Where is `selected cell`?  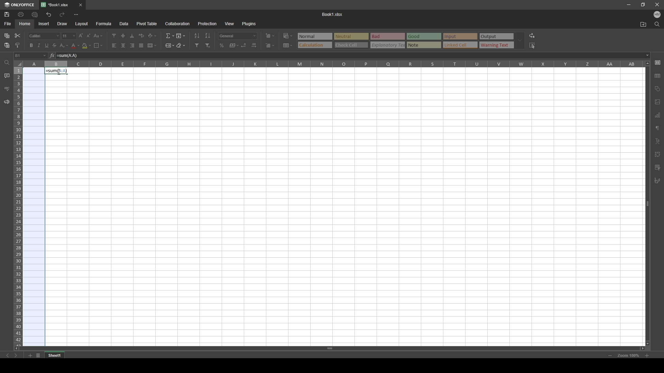
selected cell is located at coordinates (31, 56).